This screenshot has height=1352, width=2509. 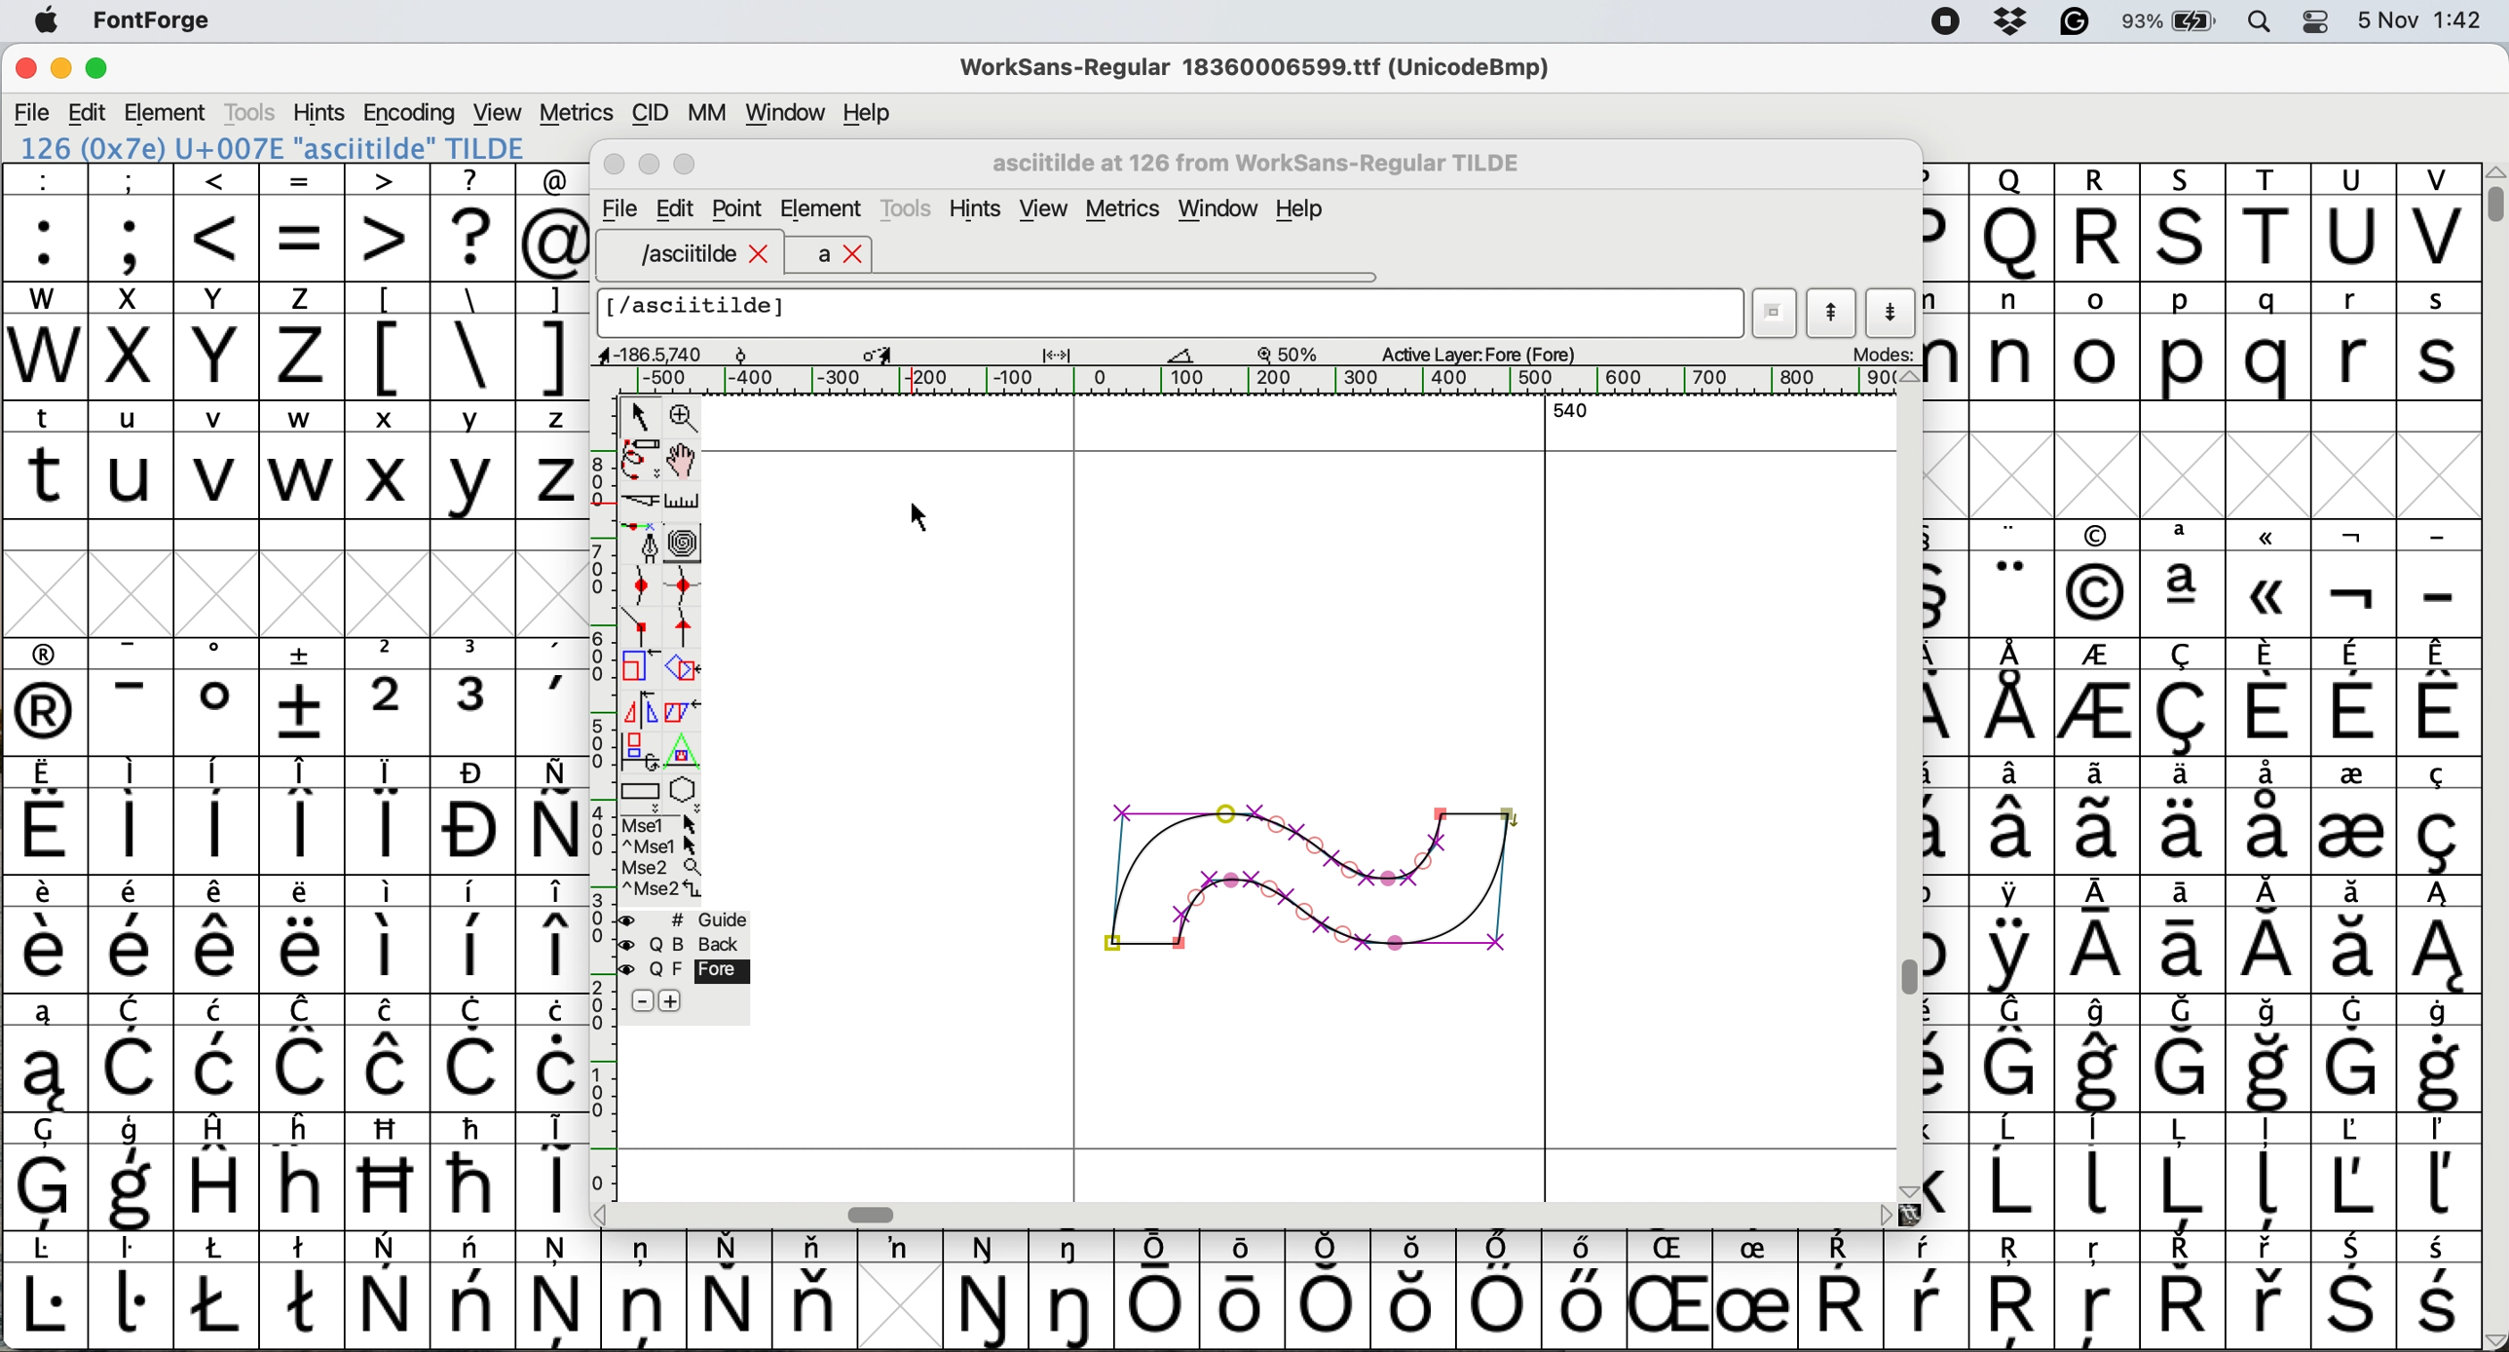 What do you see at coordinates (642, 503) in the screenshot?
I see `cut splines in two` at bounding box center [642, 503].